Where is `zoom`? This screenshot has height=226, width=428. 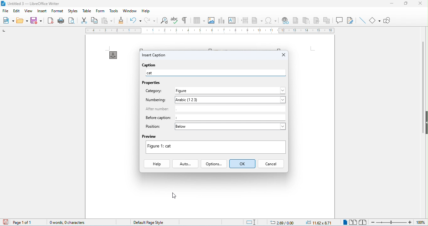
zoom is located at coordinates (396, 222).